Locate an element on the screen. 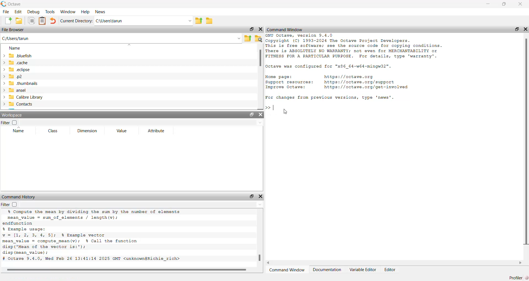 This screenshot has width=529, height=281. Drop-down  is located at coordinates (261, 123).